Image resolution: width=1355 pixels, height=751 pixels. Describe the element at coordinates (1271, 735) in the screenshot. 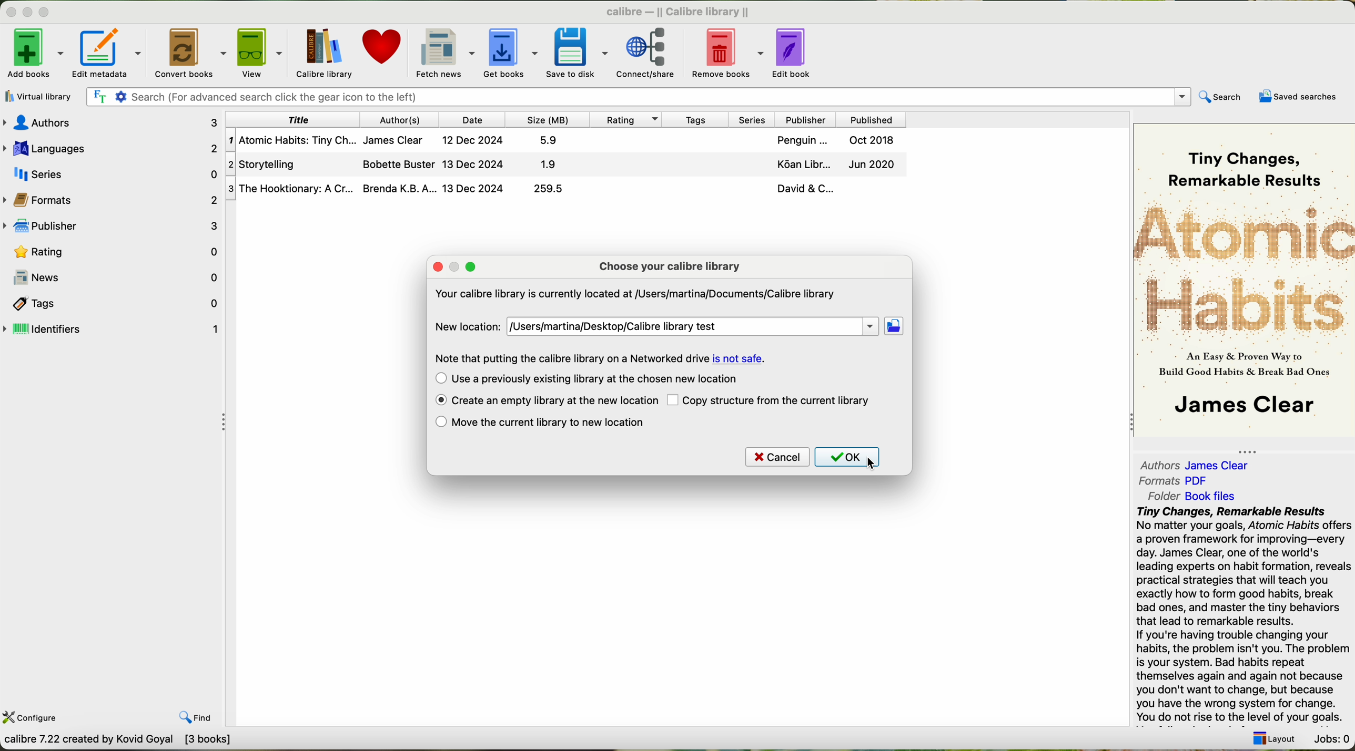

I see `Layout` at that location.